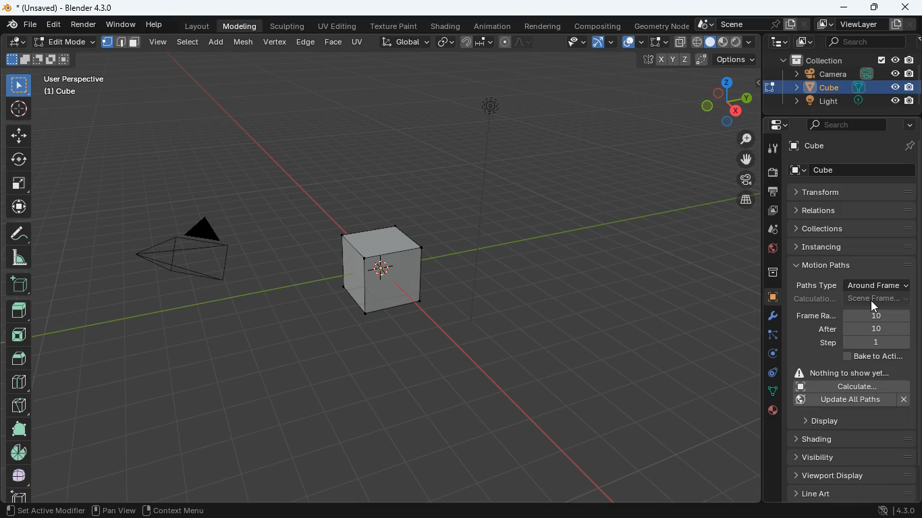 Image resolution: width=922 pixels, height=518 pixels. Describe the element at coordinates (749, 24) in the screenshot. I see `scene` at that location.